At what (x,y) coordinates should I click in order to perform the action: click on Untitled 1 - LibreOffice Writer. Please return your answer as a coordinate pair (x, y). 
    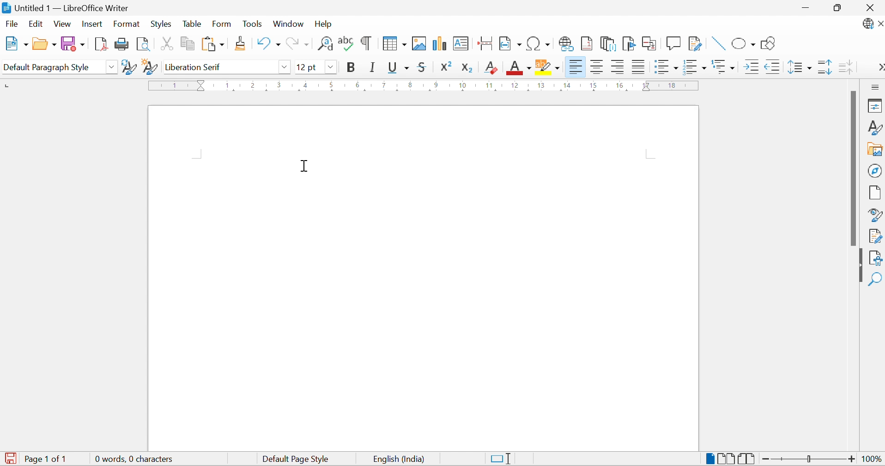
    Looking at the image, I should click on (67, 7).